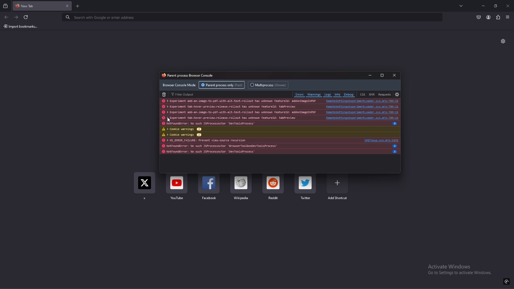 The width and height of the screenshot is (514, 289). I want to click on log, so click(239, 101).